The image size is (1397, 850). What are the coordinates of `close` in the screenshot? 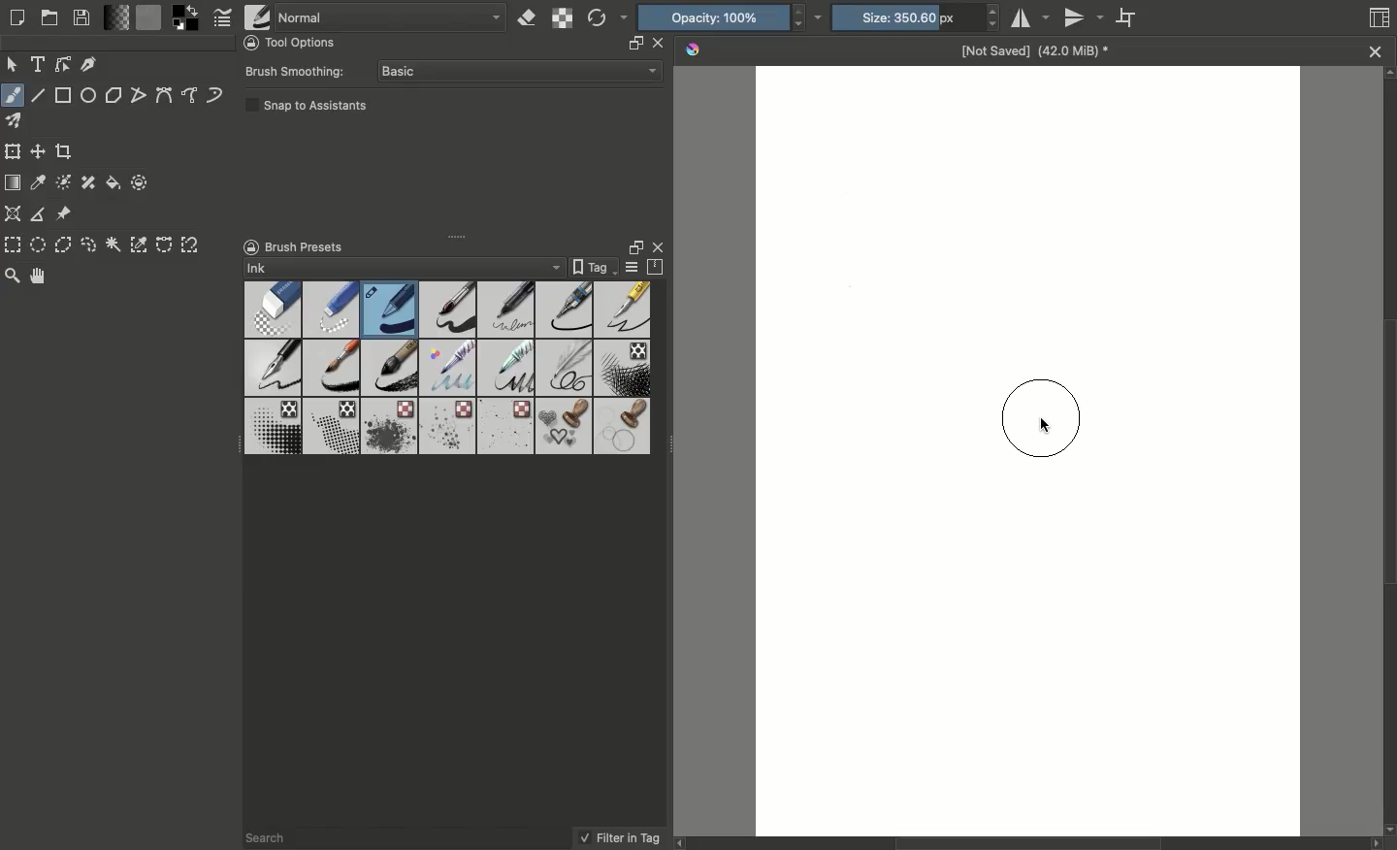 It's located at (1376, 52).